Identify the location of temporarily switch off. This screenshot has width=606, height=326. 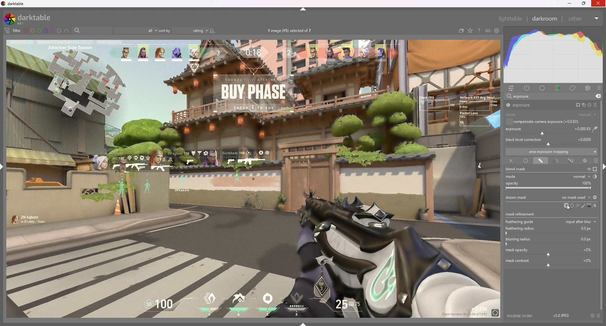
(588, 169).